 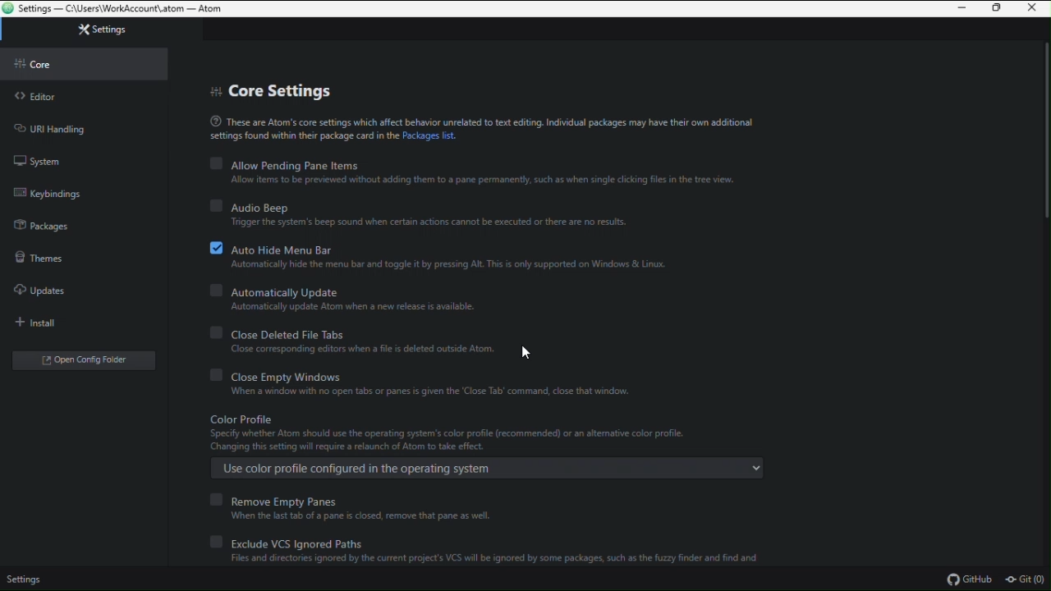 I want to click on open configeditor, so click(x=76, y=358).